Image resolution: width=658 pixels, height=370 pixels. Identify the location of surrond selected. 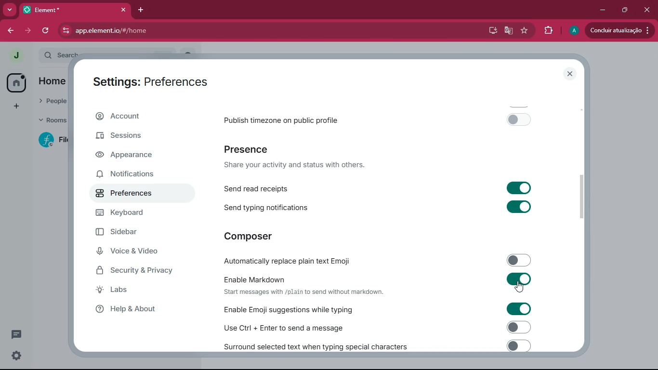
(375, 345).